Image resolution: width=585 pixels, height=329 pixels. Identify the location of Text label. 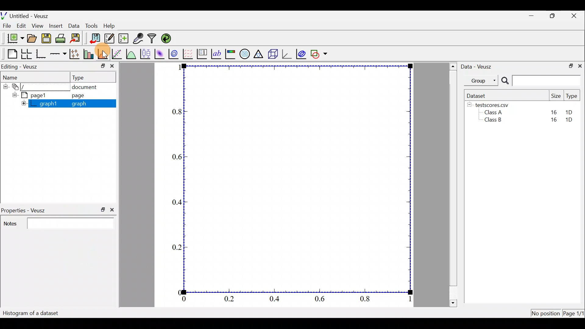
(215, 54).